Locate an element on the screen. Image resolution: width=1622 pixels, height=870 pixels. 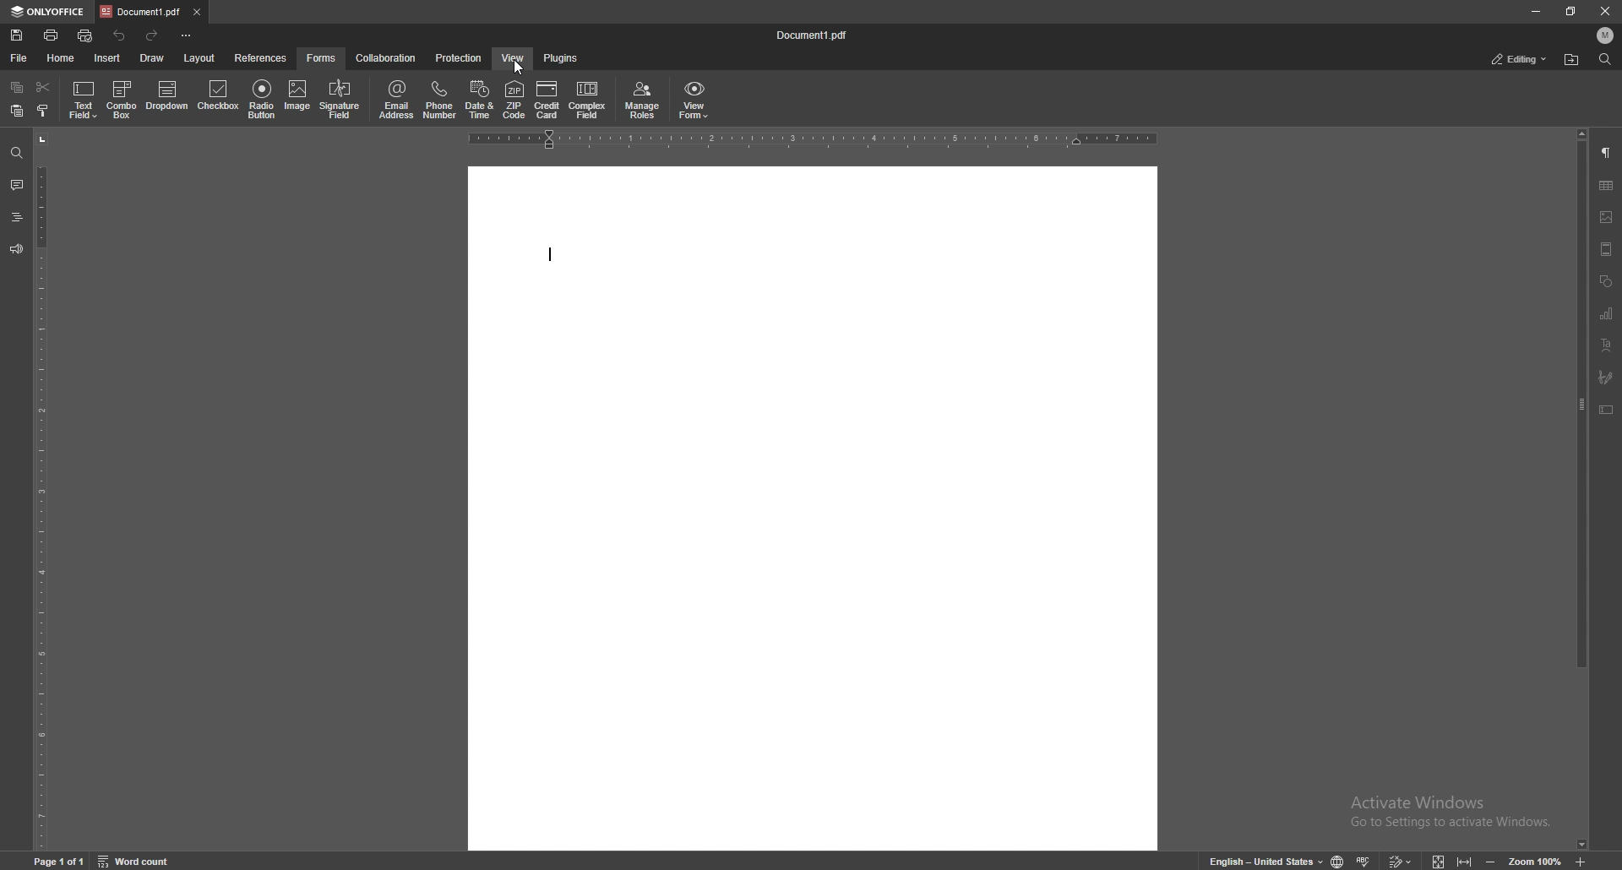
table is located at coordinates (1606, 186).